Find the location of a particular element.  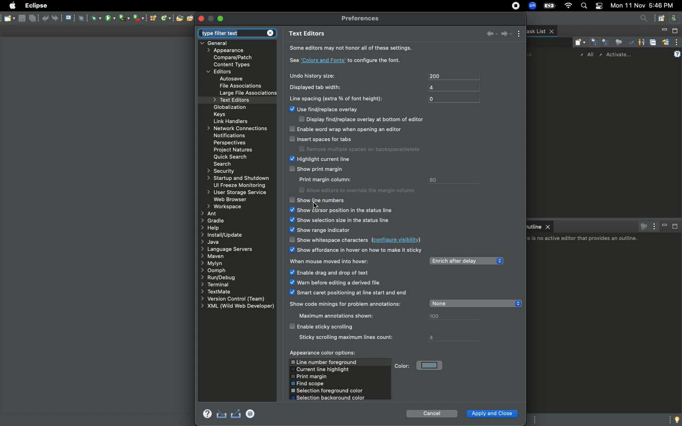

Minimize is located at coordinates (664, 226).